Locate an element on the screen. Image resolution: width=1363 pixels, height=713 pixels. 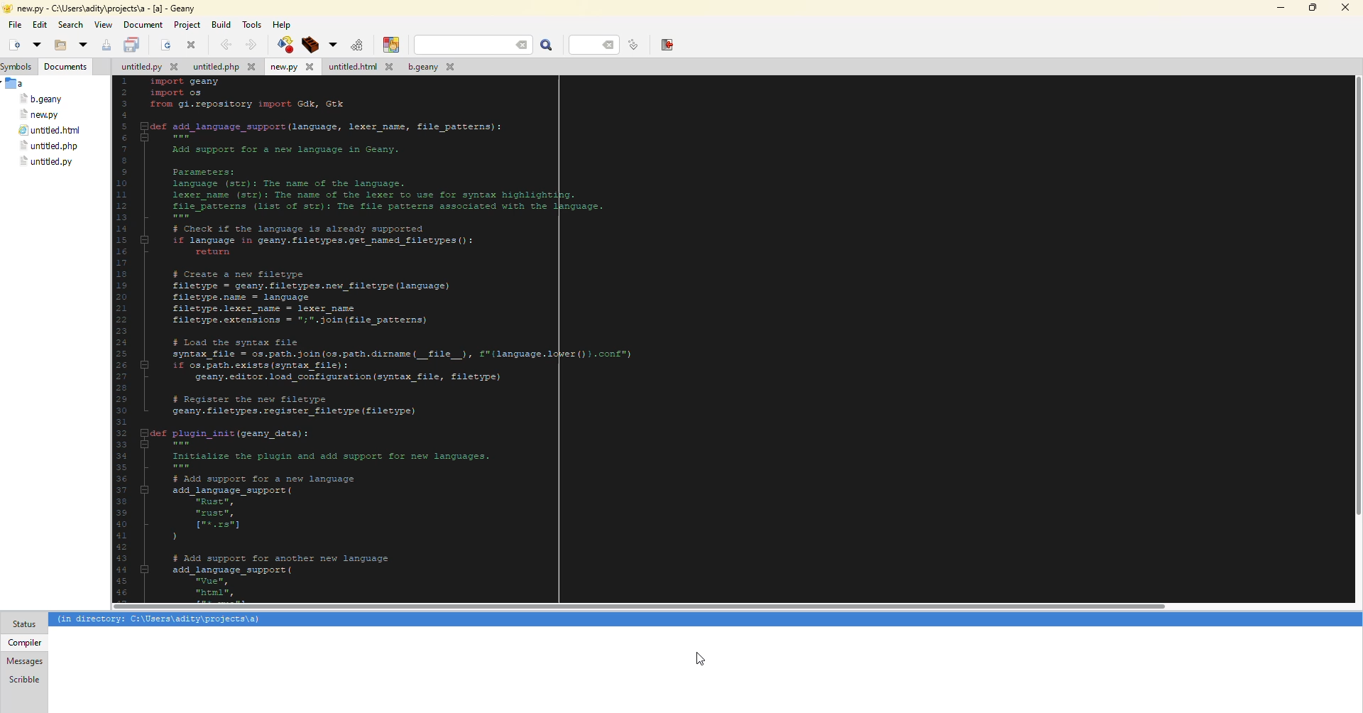
symbols is located at coordinates (16, 67).